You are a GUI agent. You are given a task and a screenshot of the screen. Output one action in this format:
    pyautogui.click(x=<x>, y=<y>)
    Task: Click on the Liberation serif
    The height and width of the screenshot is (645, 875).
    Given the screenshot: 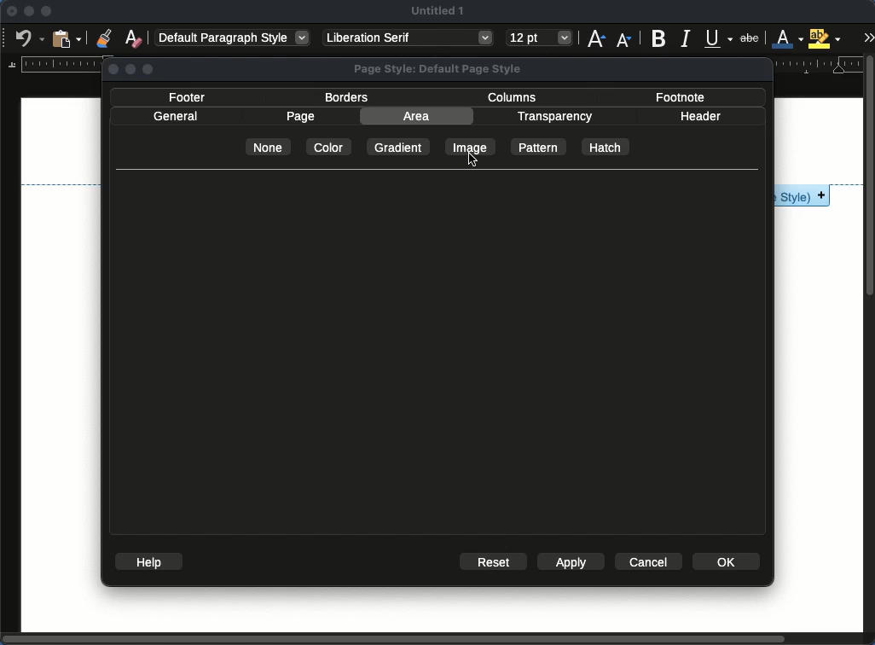 What is the action you would take?
    pyautogui.click(x=409, y=38)
    